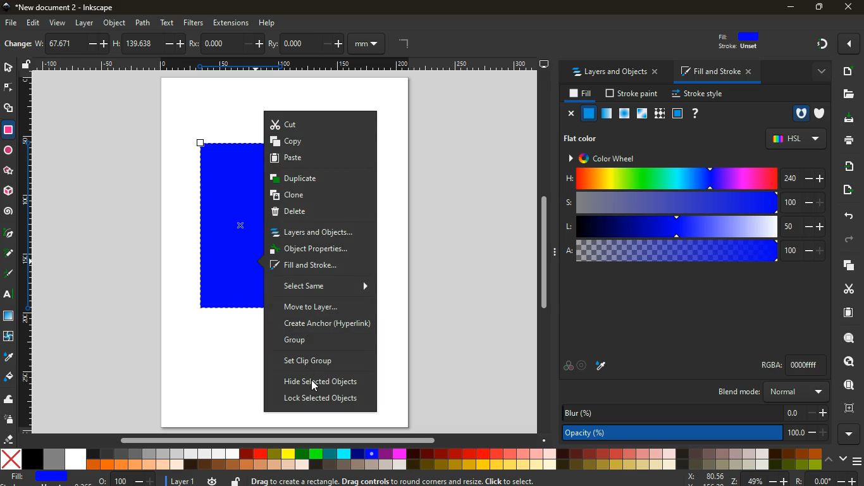 This screenshot has width=864, height=486. Describe the element at coordinates (84, 23) in the screenshot. I see `layer` at that location.